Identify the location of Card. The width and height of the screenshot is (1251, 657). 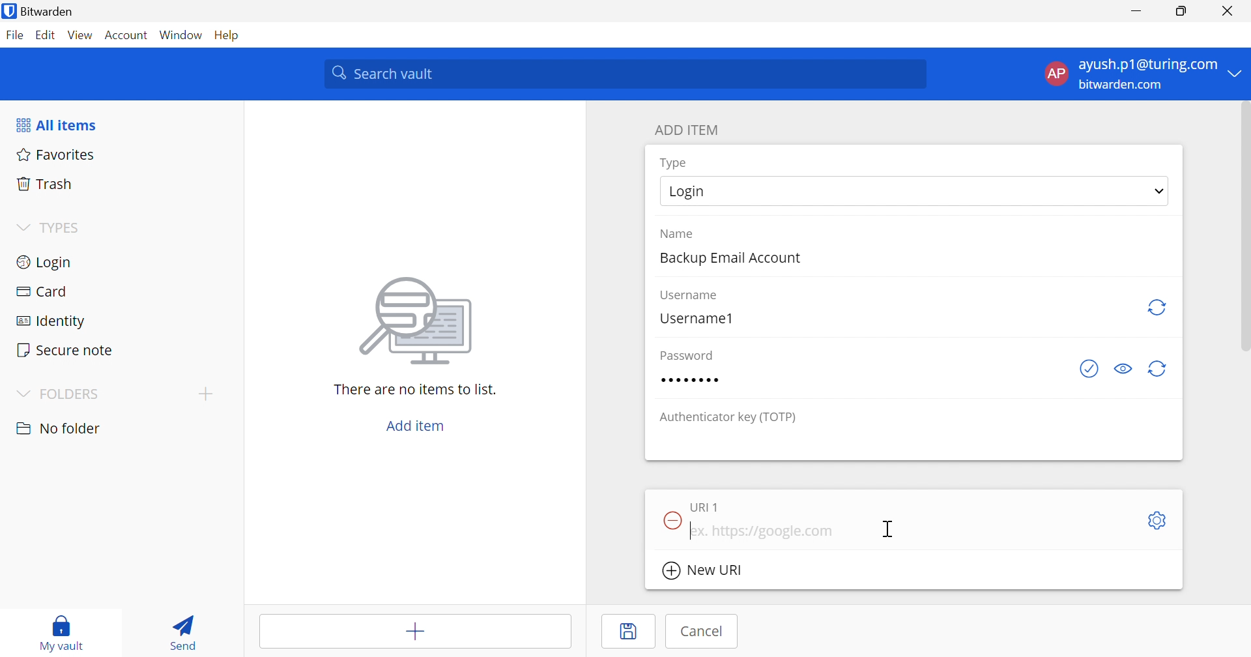
(41, 293).